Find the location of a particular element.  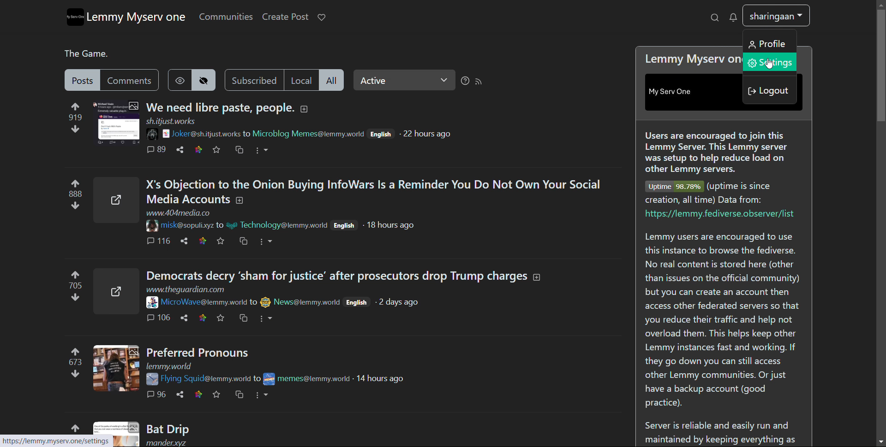

notifications is located at coordinates (733, 17).